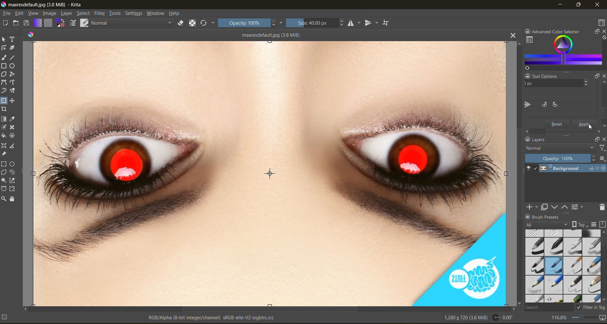 This screenshot has width=607, height=324. What do you see at coordinates (603, 246) in the screenshot?
I see `vertical scroll bar` at bounding box center [603, 246].